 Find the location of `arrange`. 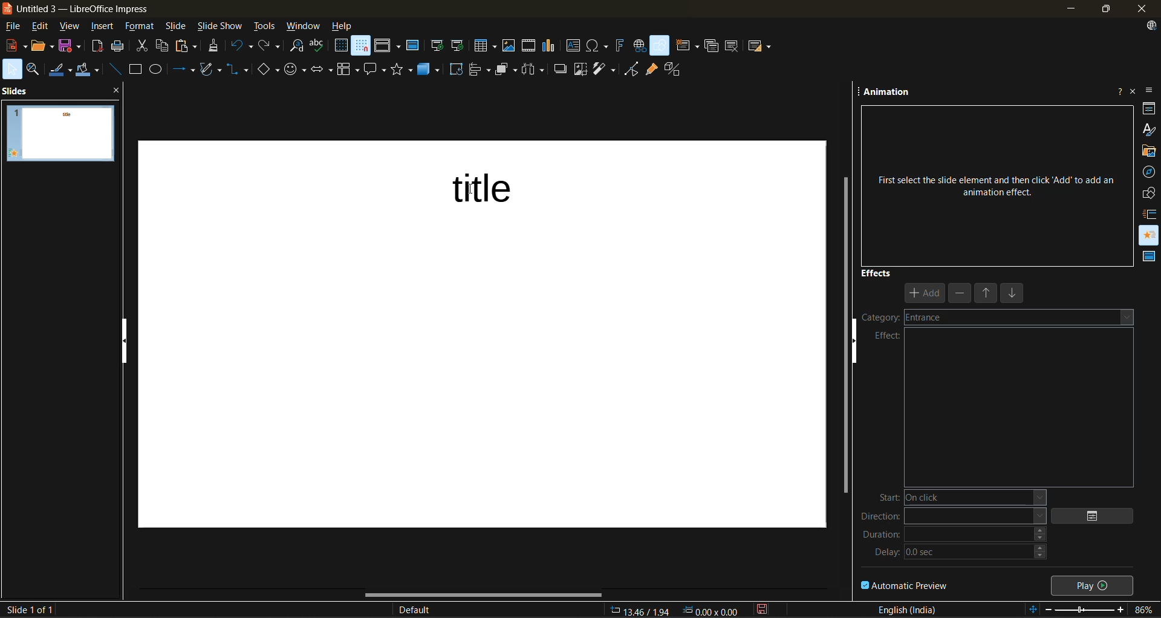

arrange is located at coordinates (507, 70).